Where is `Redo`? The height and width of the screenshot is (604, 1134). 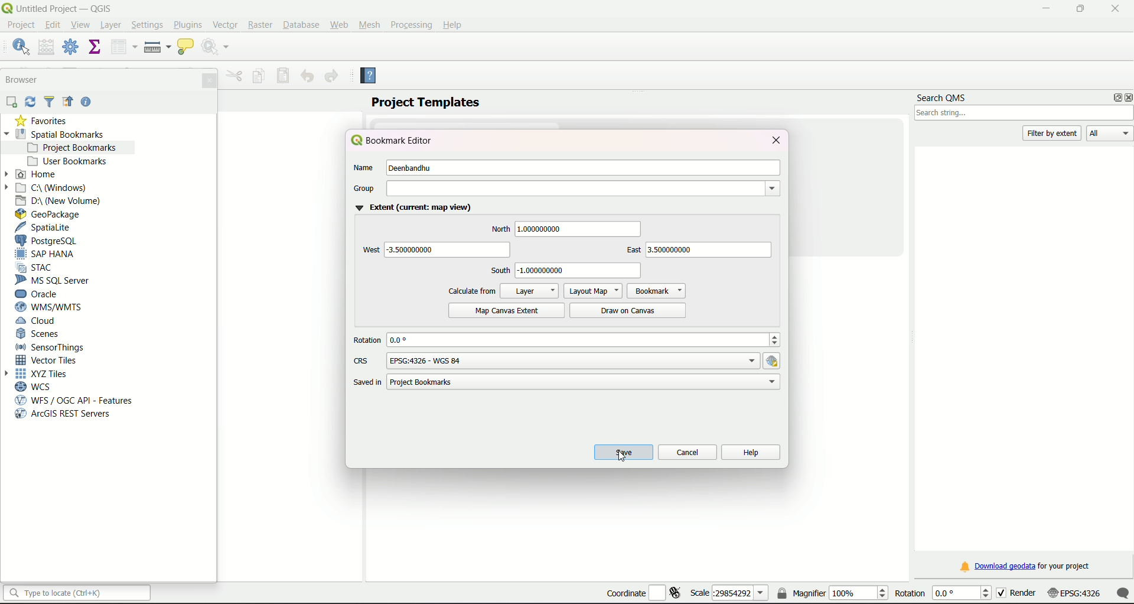 Redo is located at coordinates (331, 76).